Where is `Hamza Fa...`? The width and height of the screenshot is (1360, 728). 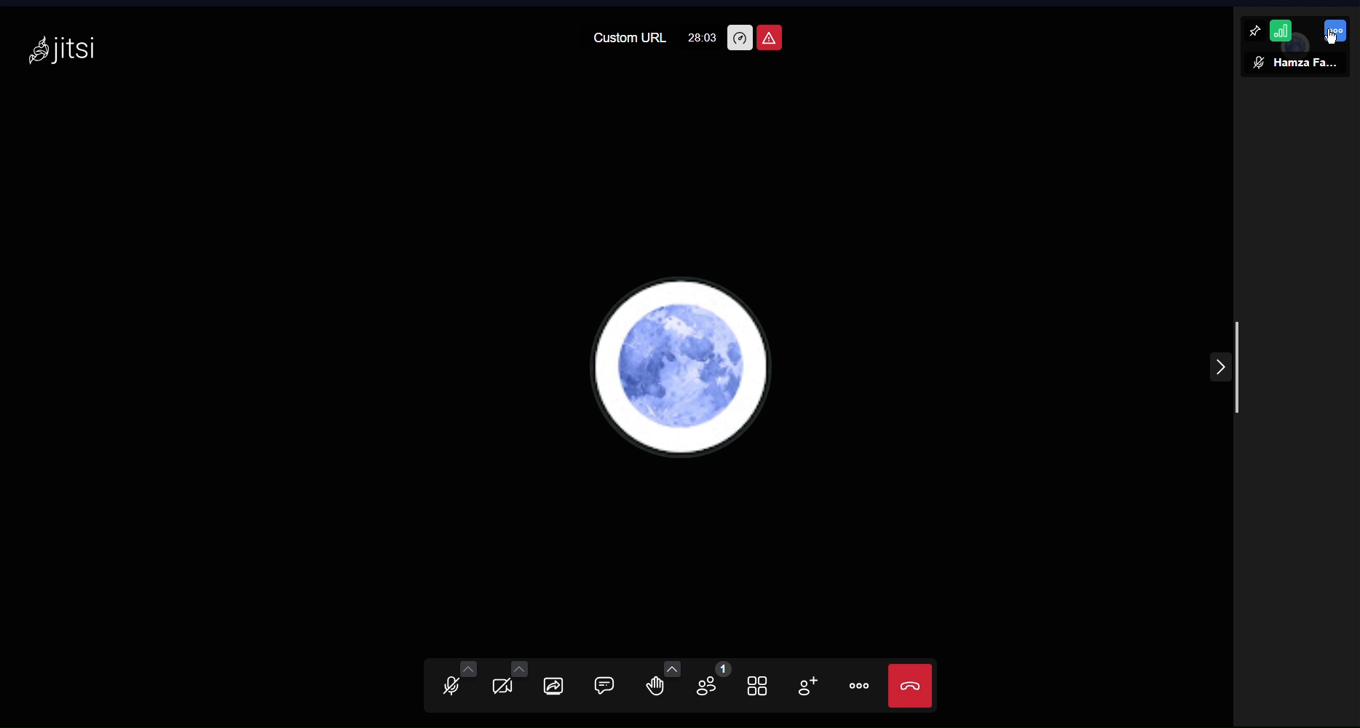
Hamza Fa... is located at coordinates (1307, 64).